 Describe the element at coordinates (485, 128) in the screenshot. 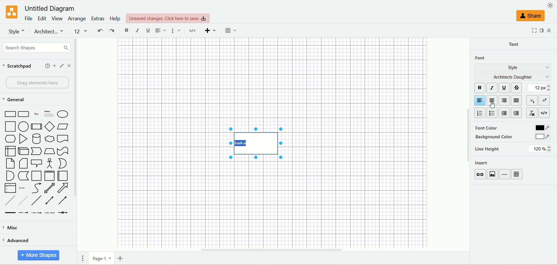

I see `font color` at that location.